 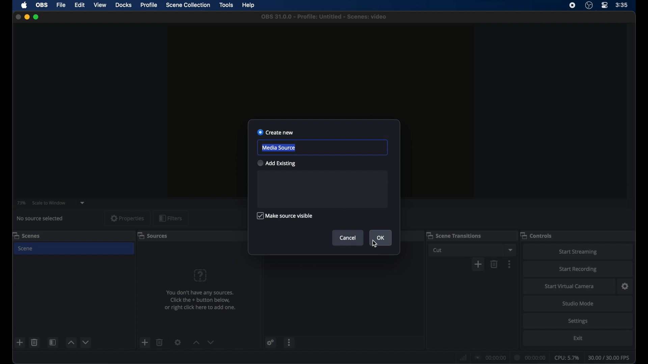 What do you see at coordinates (226, 5) in the screenshot?
I see `tools` at bounding box center [226, 5].